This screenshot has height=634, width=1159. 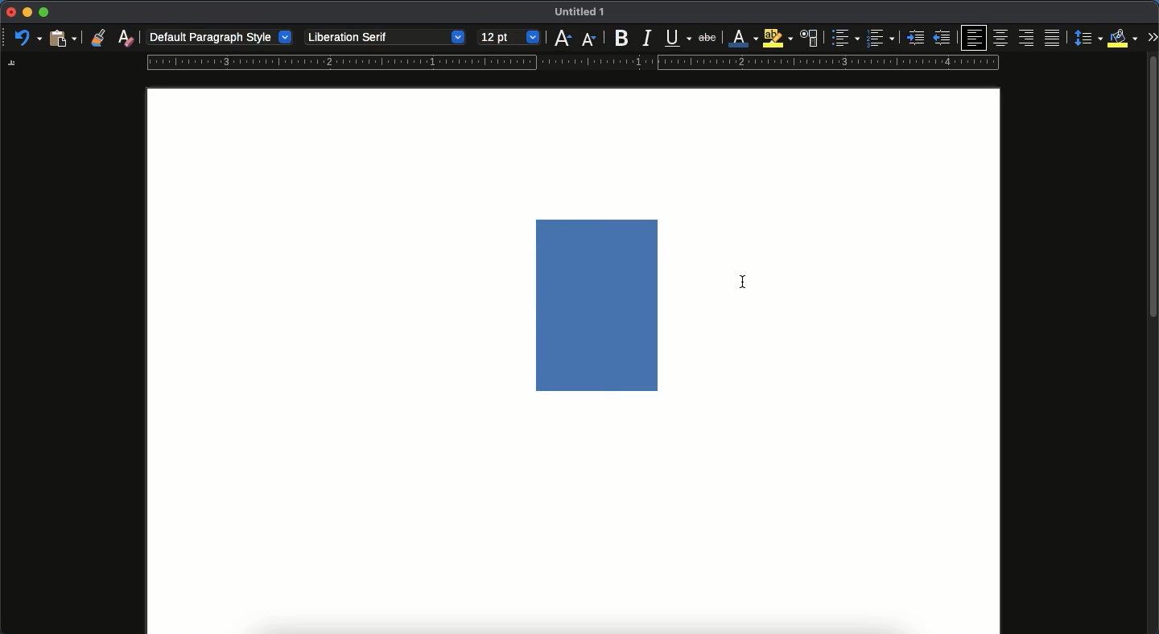 I want to click on maximize, so click(x=43, y=13).